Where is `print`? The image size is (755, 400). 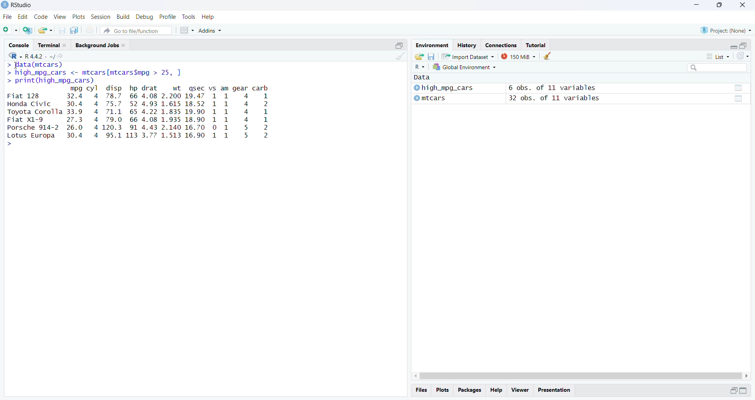 print is located at coordinates (90, 30).